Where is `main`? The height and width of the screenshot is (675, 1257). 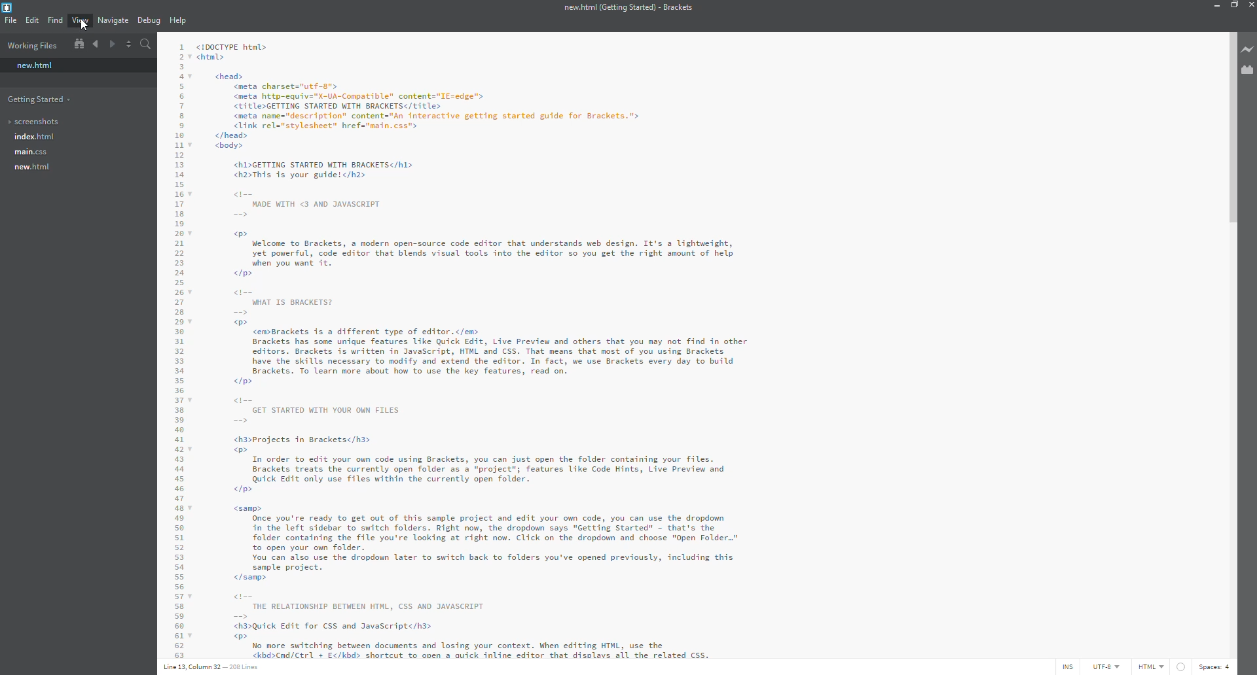
main is located at coordinates (30, 152).